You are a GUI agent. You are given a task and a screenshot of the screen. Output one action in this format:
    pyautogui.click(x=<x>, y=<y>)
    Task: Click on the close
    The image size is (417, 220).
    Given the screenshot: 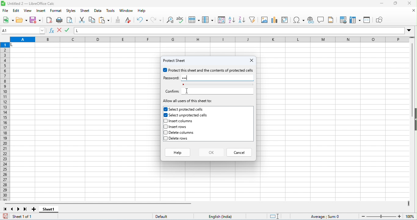 What is the action you would take?
    pyautogui.click(x=251, y=60)
    